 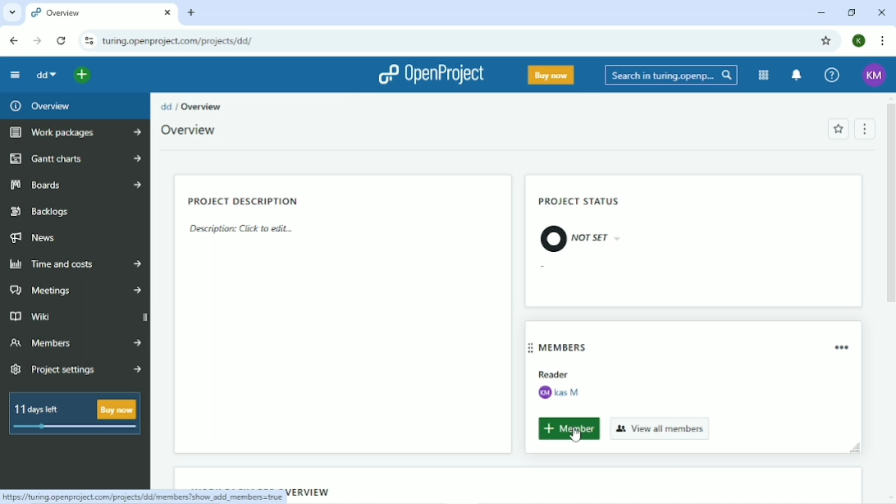 What do you see at coordinates (247, 201) in the screenshot?
I see `Project description` at bounding box center [247, 201].